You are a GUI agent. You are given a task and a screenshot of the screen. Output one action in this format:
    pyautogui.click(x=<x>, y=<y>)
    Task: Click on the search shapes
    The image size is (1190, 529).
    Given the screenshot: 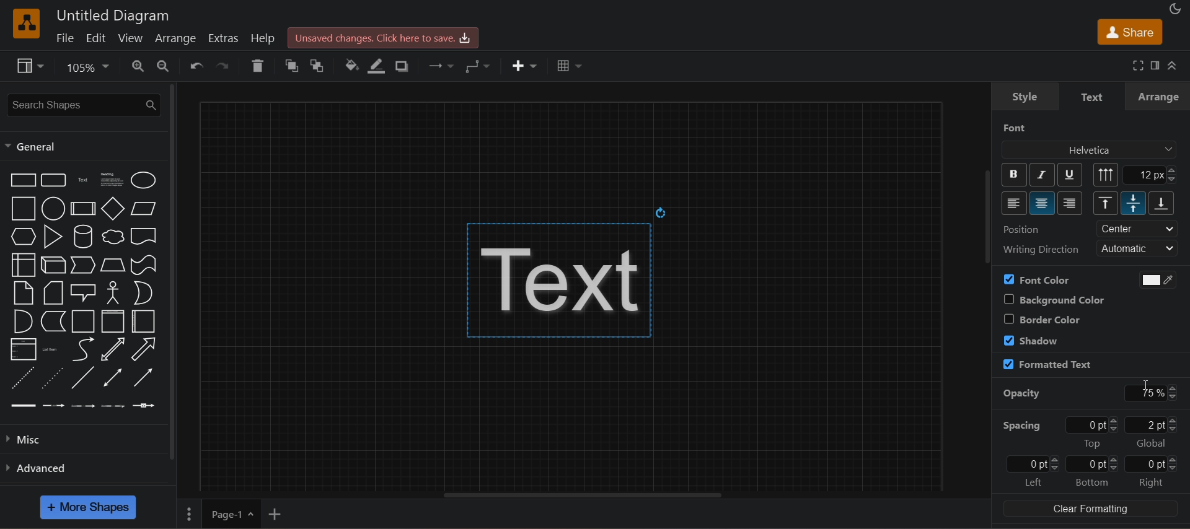 What is the action you would take?
    pyautogui.click(x=82, y=105)
    